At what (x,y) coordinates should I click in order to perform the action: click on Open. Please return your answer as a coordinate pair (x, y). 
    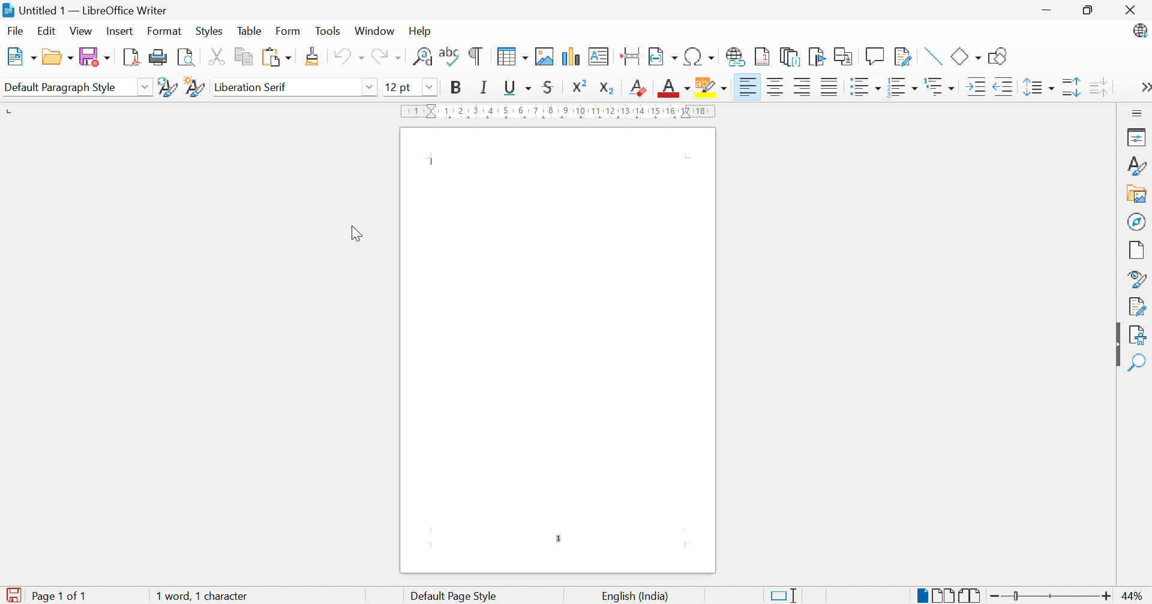
    Looking at the image, I should click on (57, 59).